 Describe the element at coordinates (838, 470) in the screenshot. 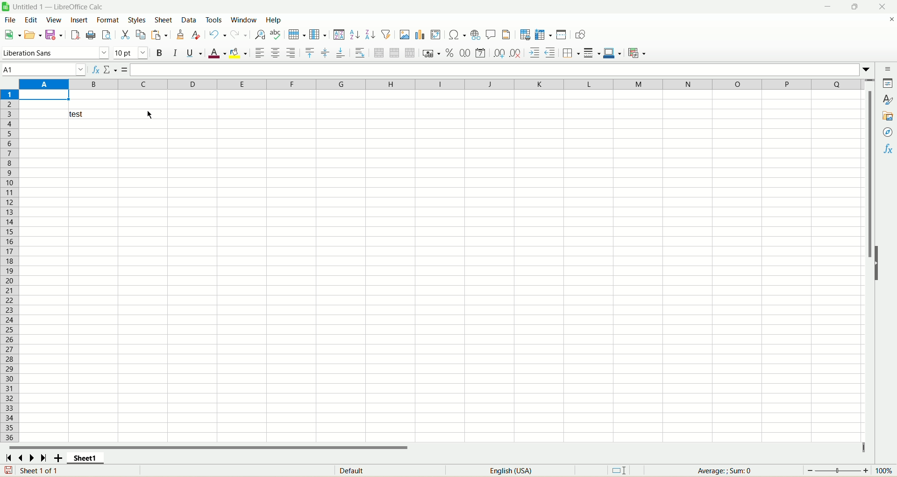

I see `zoom bar` at that location.